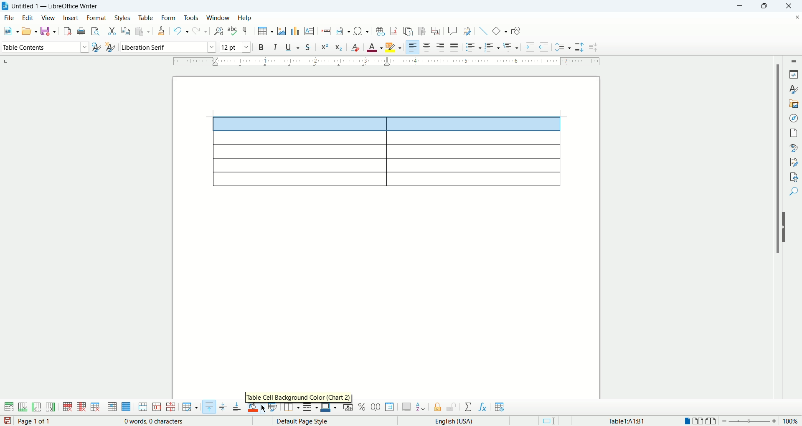 This screenshot has height=426, width=802. What do you see at coordinates (238, 407) in the screenshot?
I see `align bottom` at bounding box center [238, 407].